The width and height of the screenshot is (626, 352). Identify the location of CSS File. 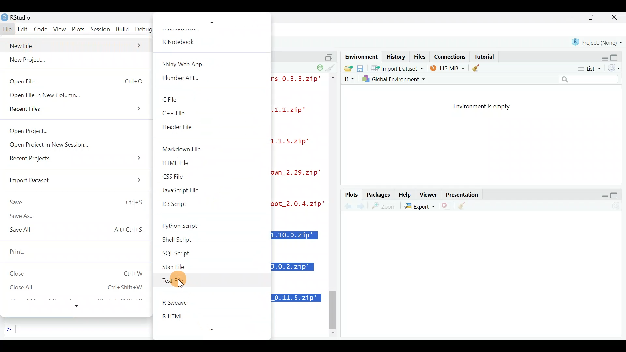
(181, 176).